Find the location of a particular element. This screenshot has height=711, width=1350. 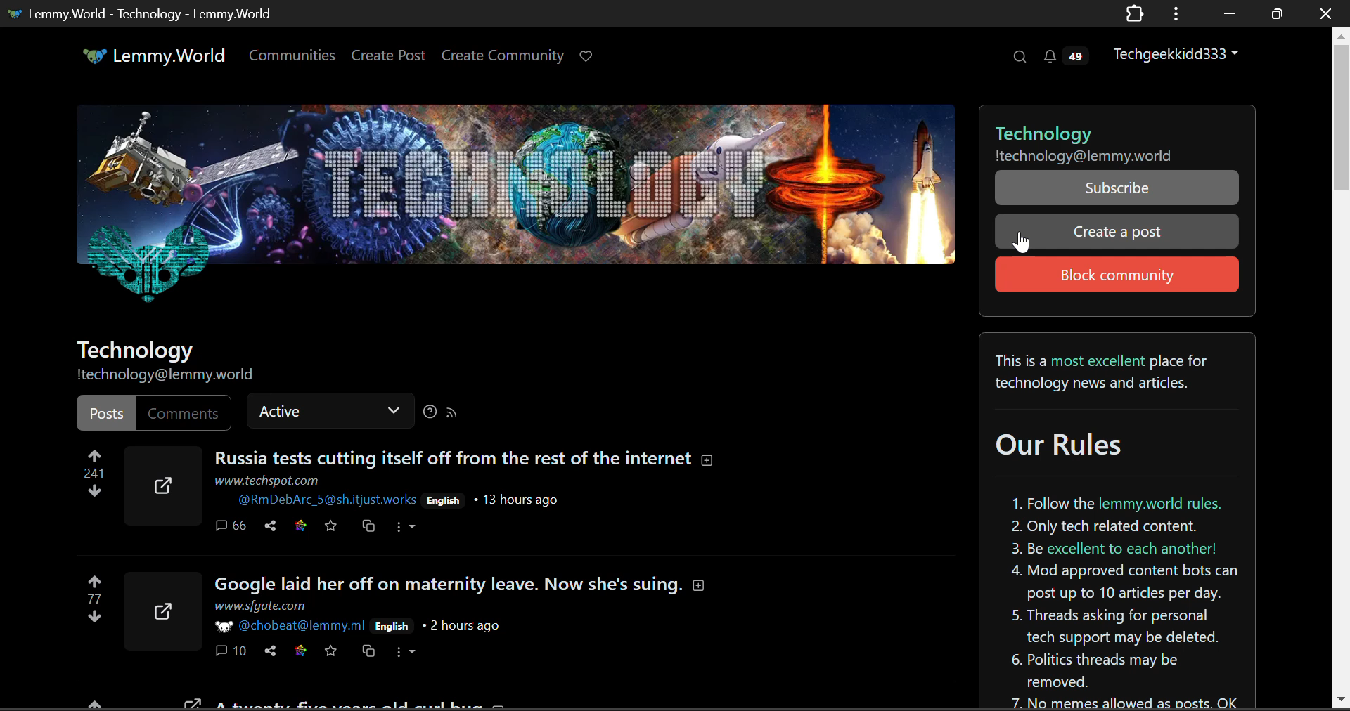

Comments is located at coordinates (229, 652).